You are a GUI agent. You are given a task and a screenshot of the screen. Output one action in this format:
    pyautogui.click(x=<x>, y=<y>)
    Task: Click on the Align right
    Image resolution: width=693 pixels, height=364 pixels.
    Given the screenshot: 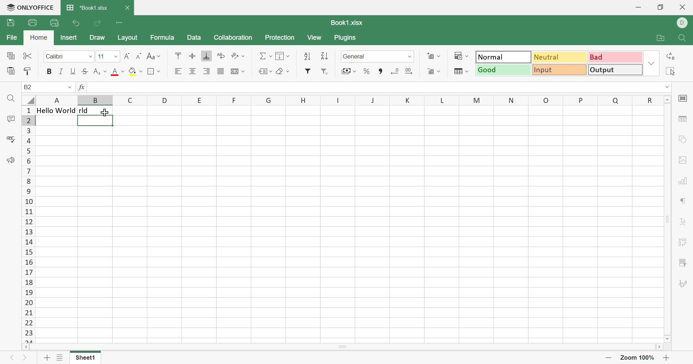 What is the action you would take?
    pyautogui.click(x=206, y=71)
    